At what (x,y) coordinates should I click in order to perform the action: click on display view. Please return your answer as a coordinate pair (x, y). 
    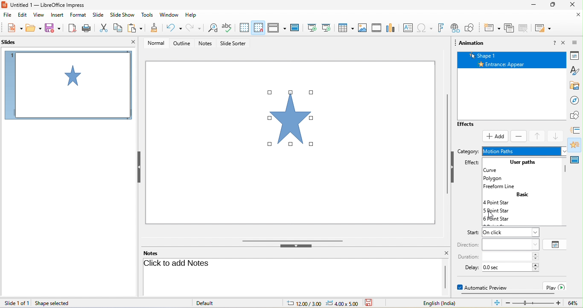
    Looking at the image, I should click on (276, 27).